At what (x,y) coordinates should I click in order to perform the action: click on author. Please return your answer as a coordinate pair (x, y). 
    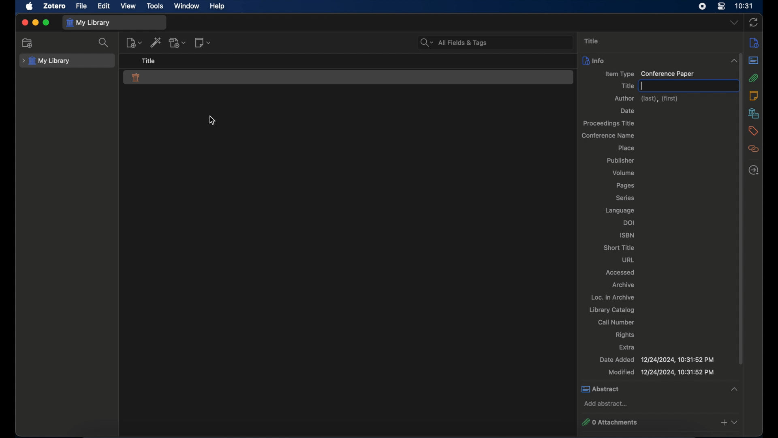
    Looking at the image, I should click on (646, 99).